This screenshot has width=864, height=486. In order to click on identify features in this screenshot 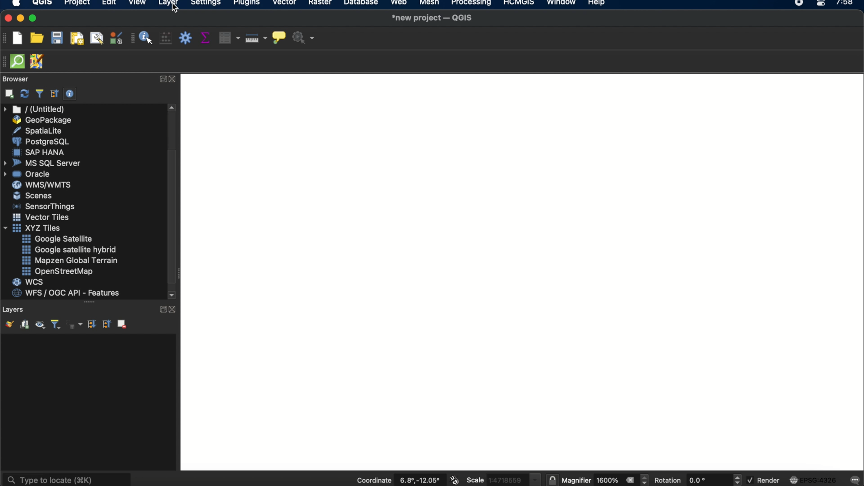, I will do `click(143, 38)`.